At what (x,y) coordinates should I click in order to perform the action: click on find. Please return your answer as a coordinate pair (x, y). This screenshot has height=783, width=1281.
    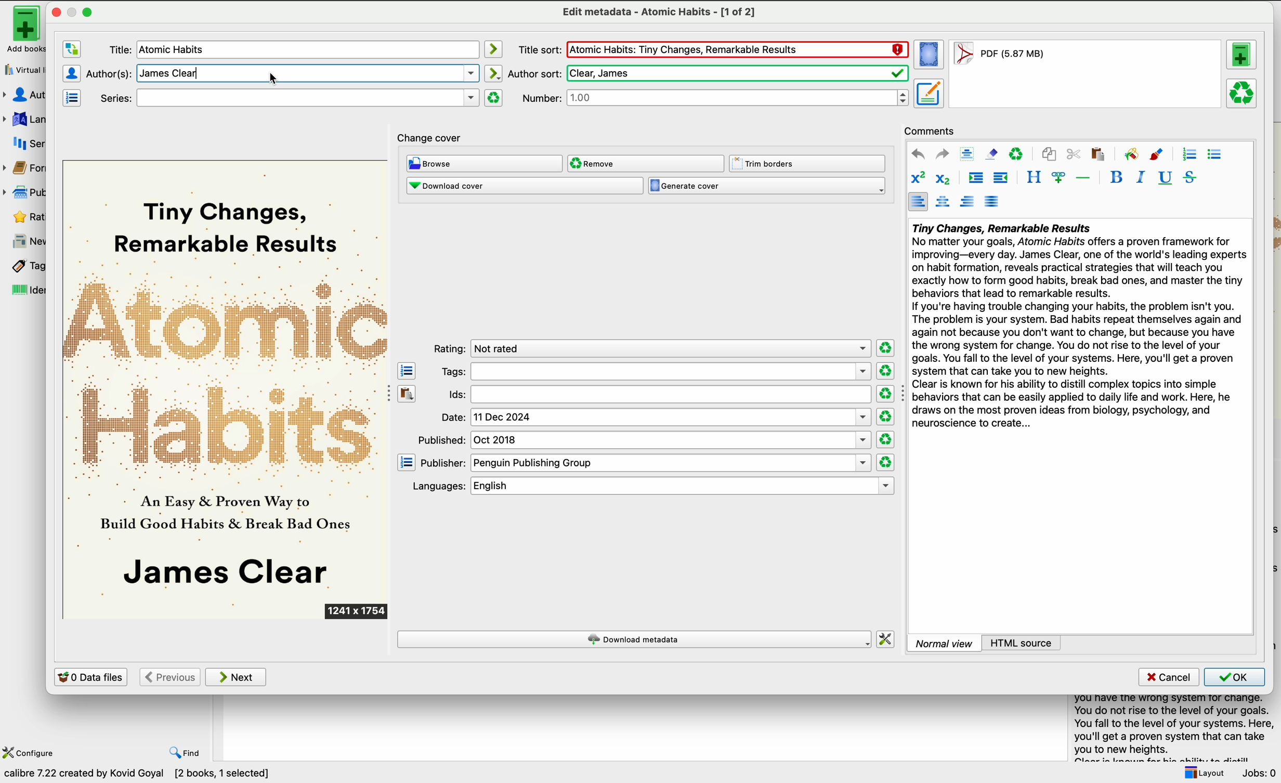
    Looking at the image, I should click on (186, 754).